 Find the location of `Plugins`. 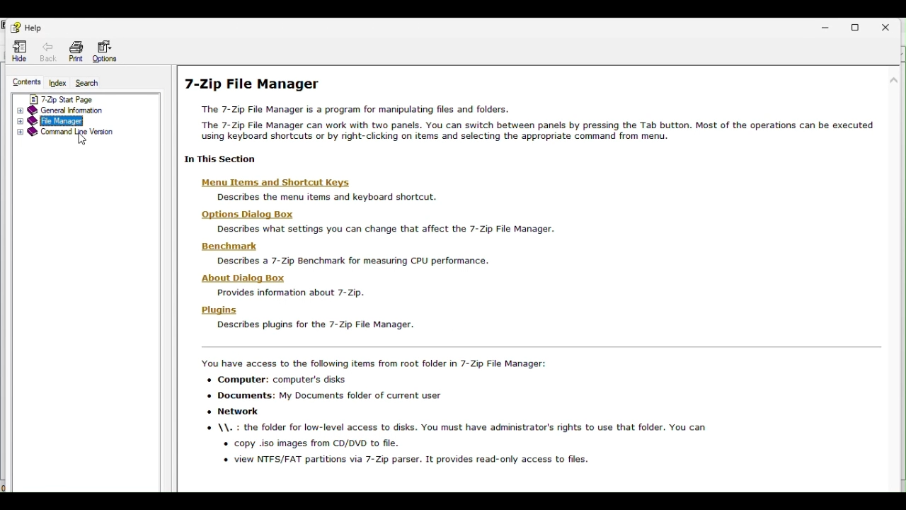

Plugins is located at coordinates (223, 310).